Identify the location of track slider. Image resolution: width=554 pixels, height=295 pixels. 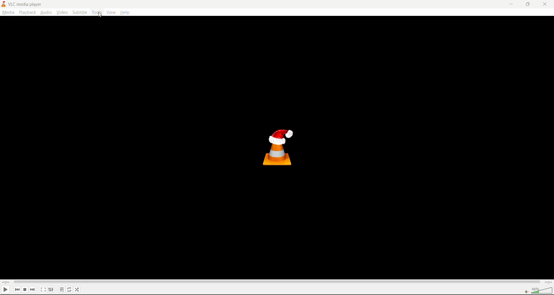
(275, 281).